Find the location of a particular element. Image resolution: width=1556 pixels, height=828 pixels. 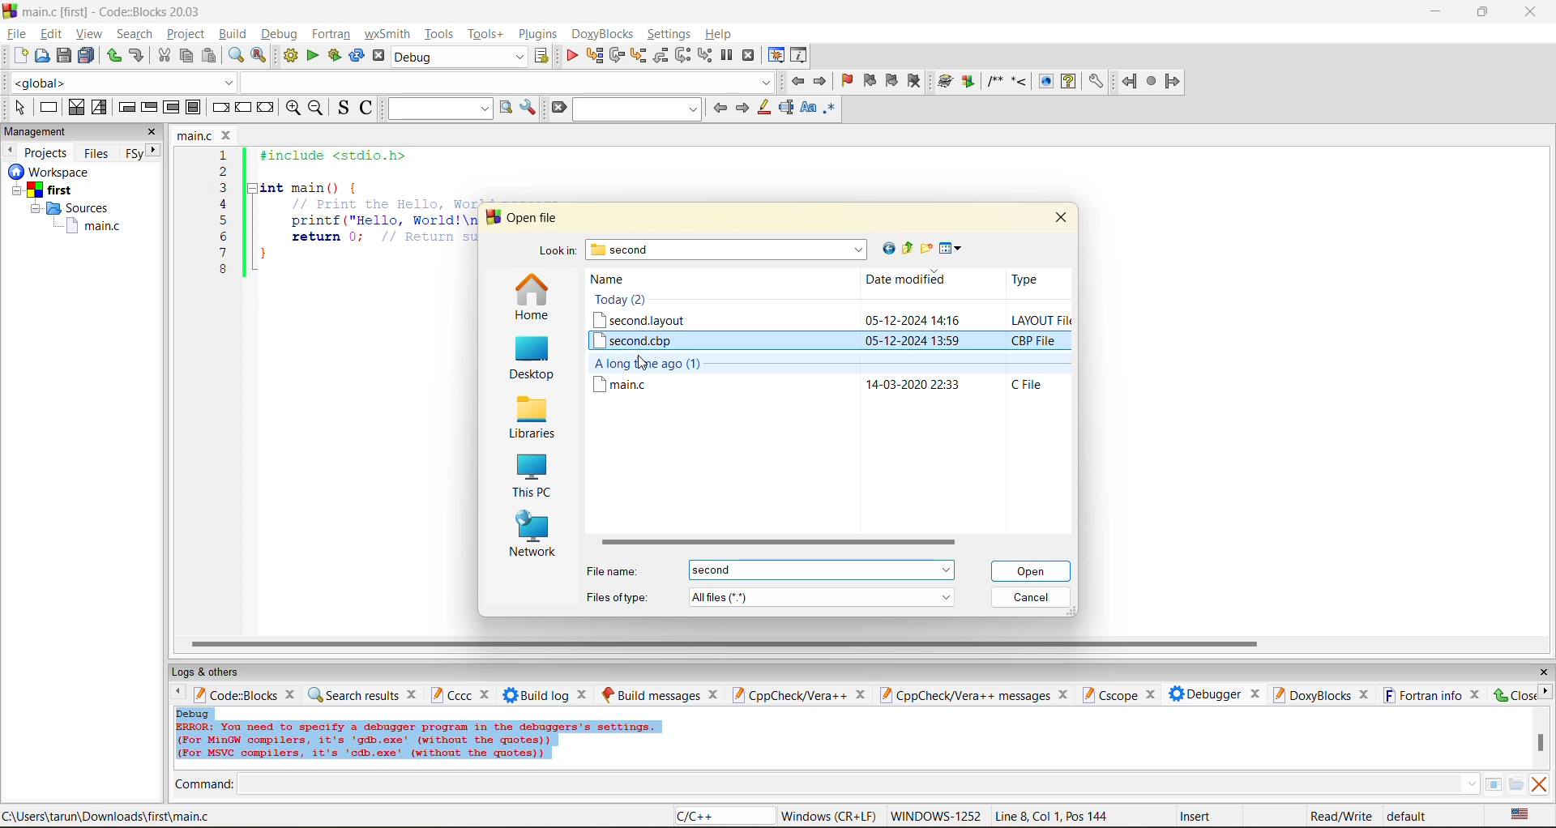

default is located at coordinates (1409, 815).